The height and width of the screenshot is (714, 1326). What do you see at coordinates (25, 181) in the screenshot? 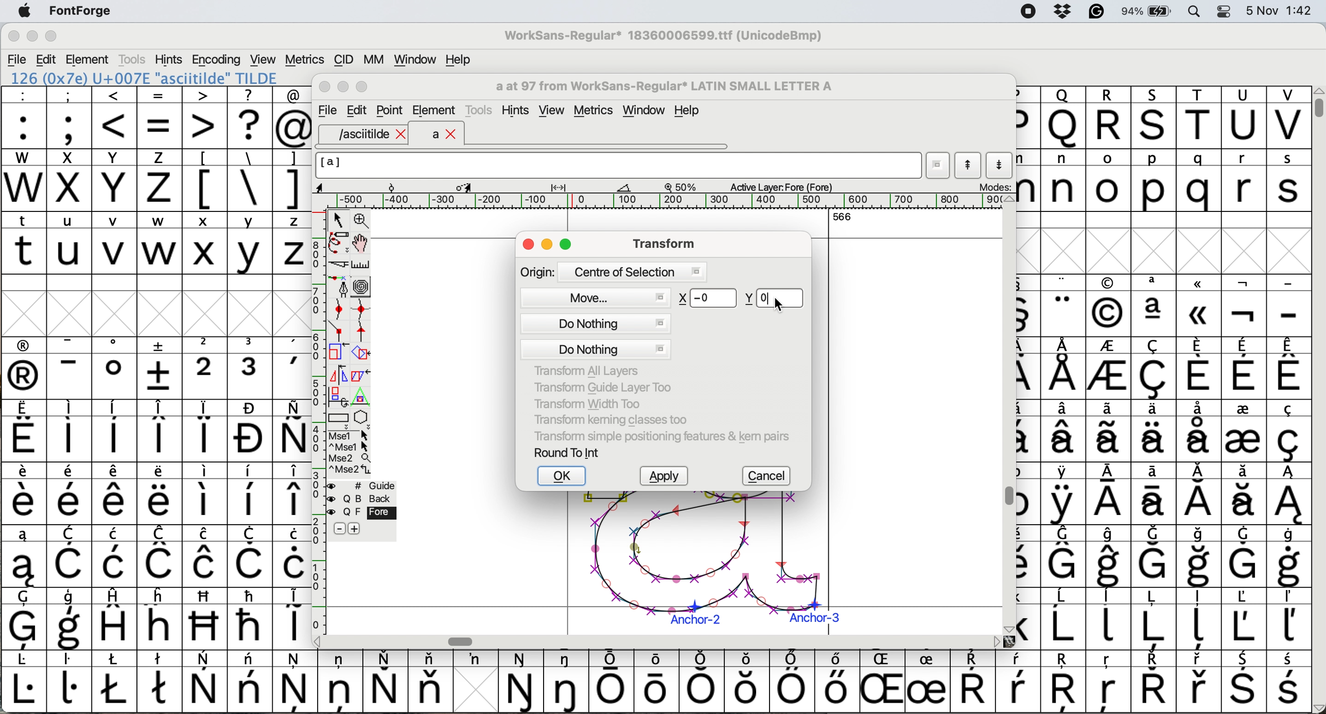
I see `W` at bounding box center [25, 181].